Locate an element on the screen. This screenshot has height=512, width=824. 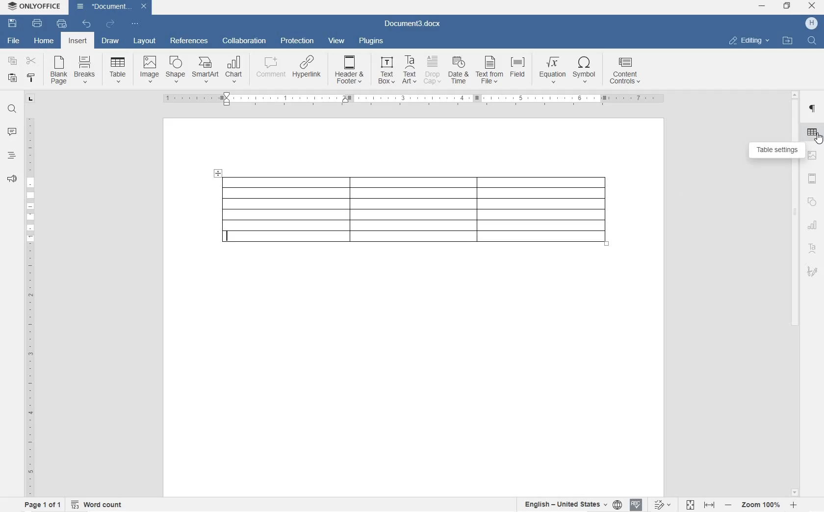
COPY STYLE is located at coordinates (31, 78).